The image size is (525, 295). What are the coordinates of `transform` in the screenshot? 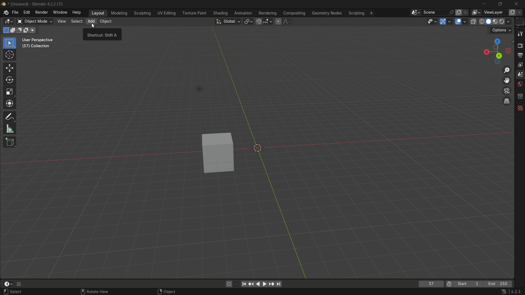 It's located at (10, 104).